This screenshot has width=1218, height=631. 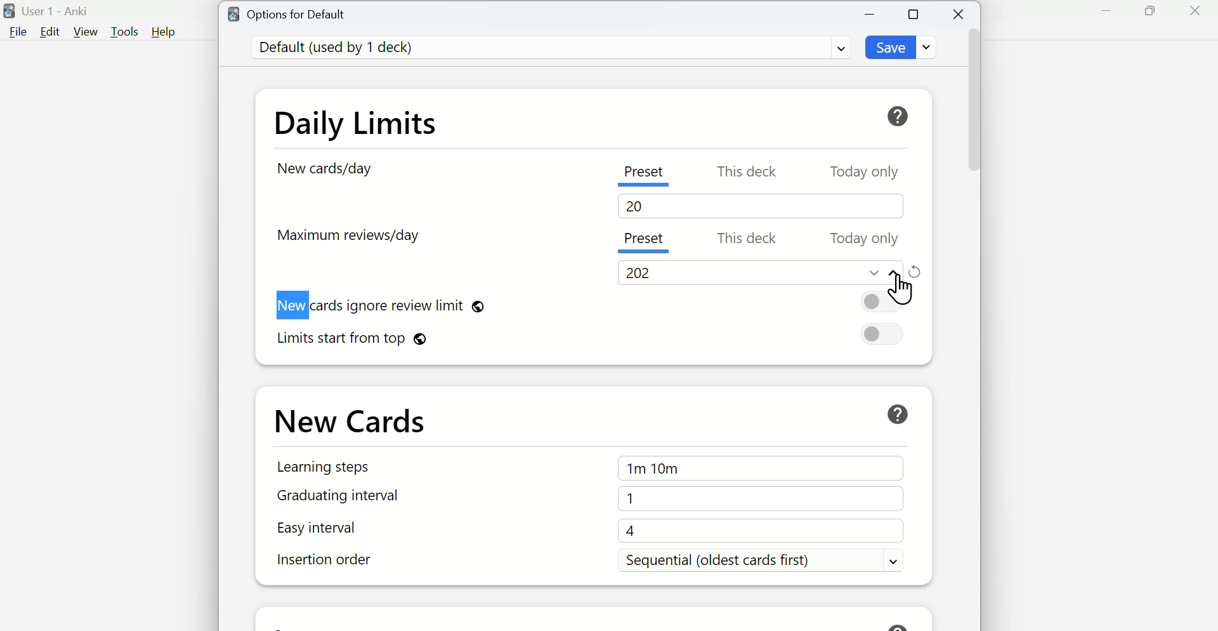 What do you see at coordinates (339, 495) in the screenshot?
I see `Graduating interval` at bounding box center [339, 495].